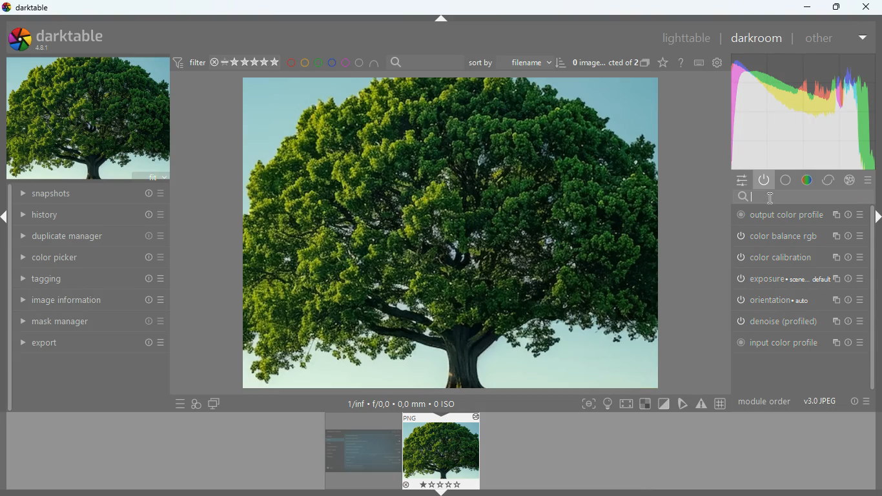 The image size is (882, 496). Describe the element at coordinates (609, 403) in the screenshot. I see `light` at that location.